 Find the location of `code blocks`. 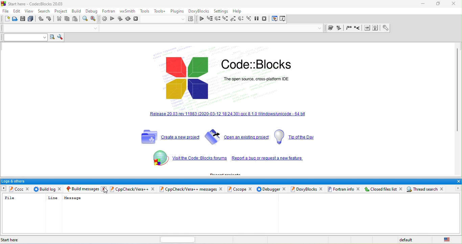

code blocks is located at coordinates (186, 78).